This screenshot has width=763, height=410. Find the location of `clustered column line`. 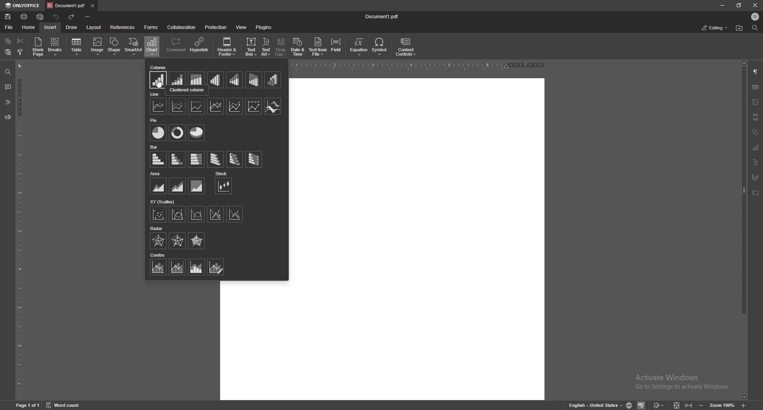

clustered column line is located at coordinates (158, 267).